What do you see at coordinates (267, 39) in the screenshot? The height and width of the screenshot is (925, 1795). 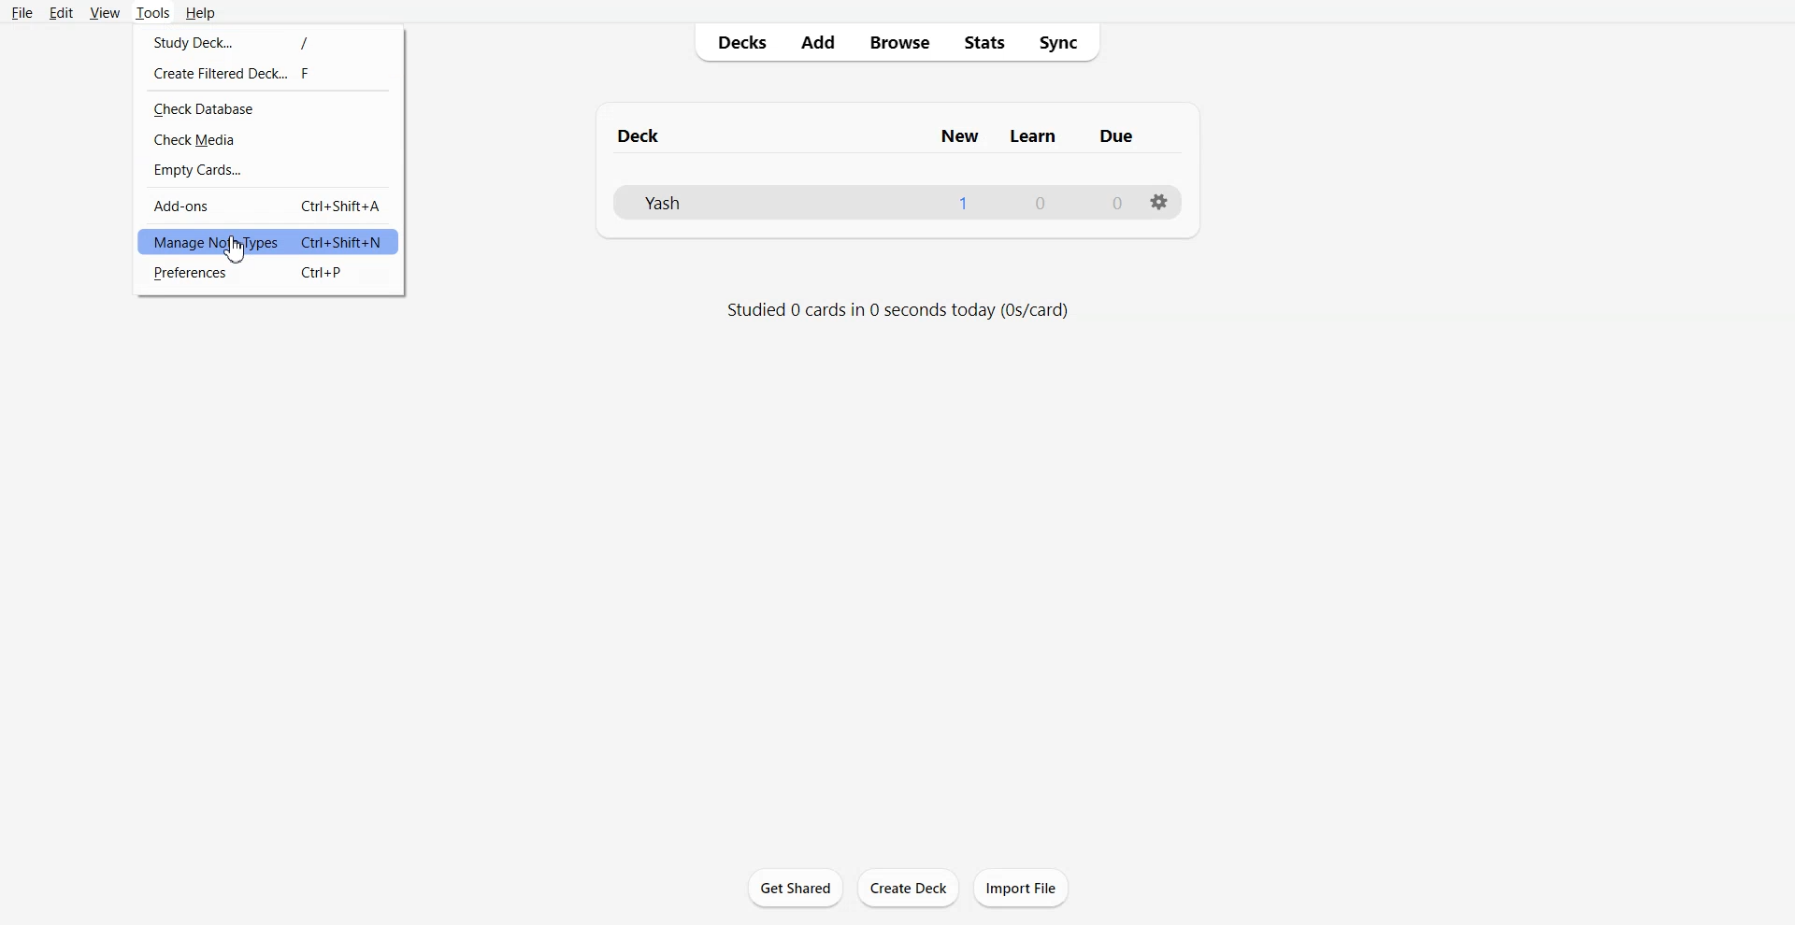 I see `Study Deck` at bounding box center [267, 39].